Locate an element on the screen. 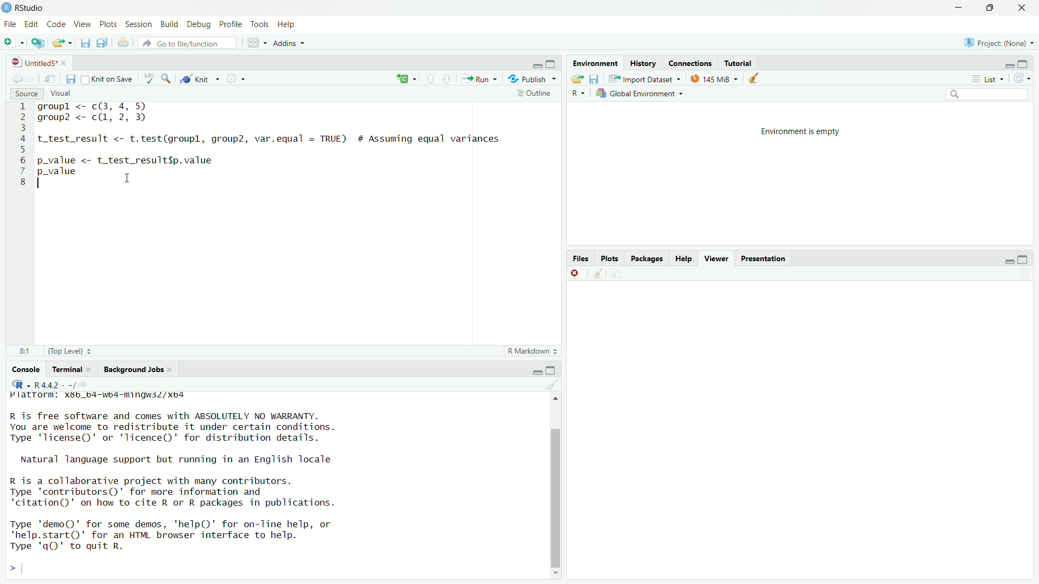 This screenshot has height=584, width=1039. RStudio logo is located at coordinates (21, 384).